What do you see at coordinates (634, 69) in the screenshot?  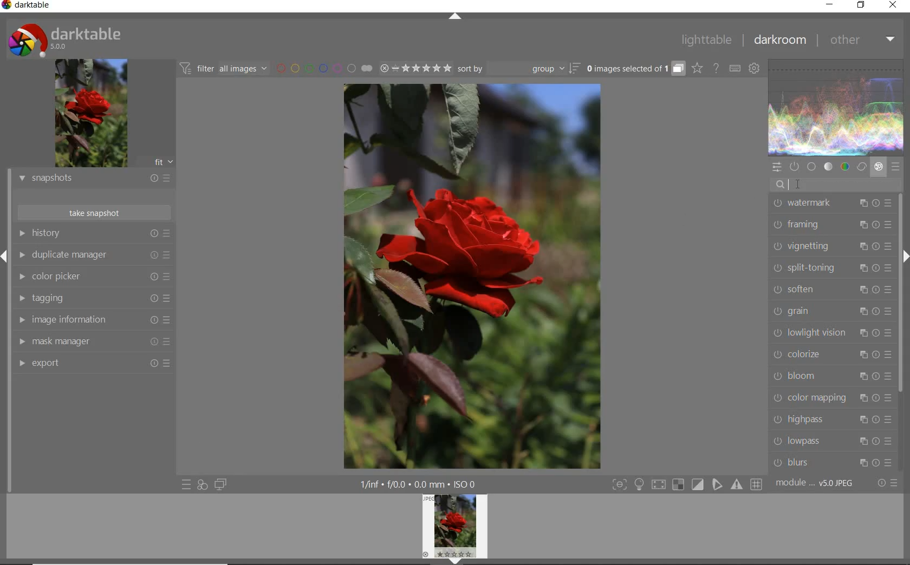 I see `grouped images` at bounding box center [634, 69].